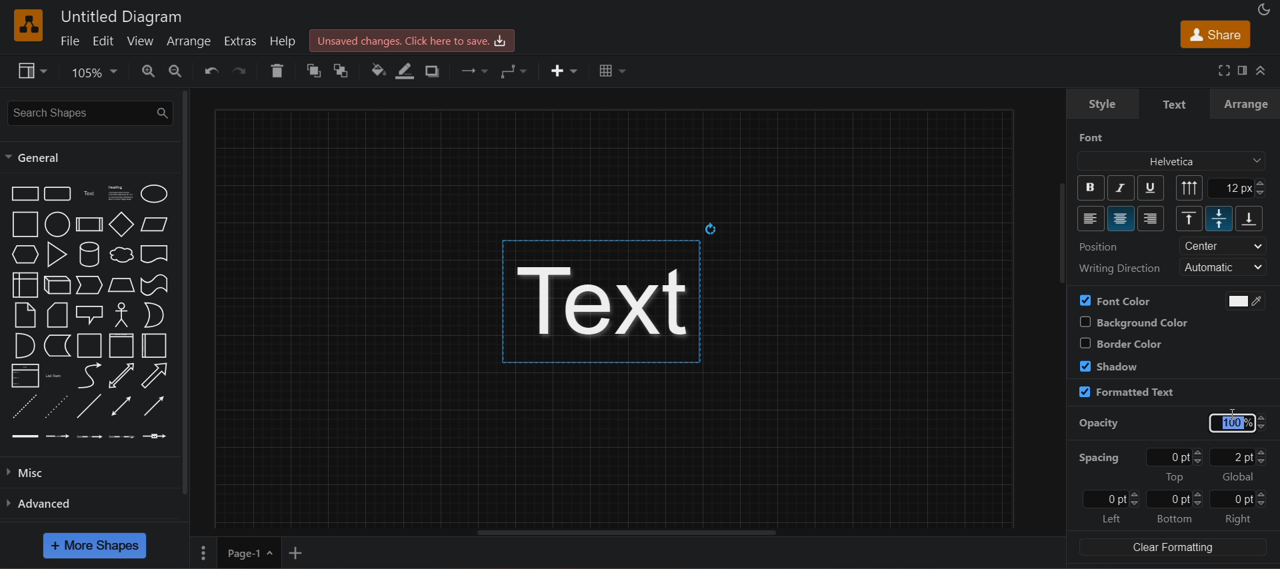  Describe the element at coordinates (1126, 392) in the screenshot. I see `formatted text` at that location.